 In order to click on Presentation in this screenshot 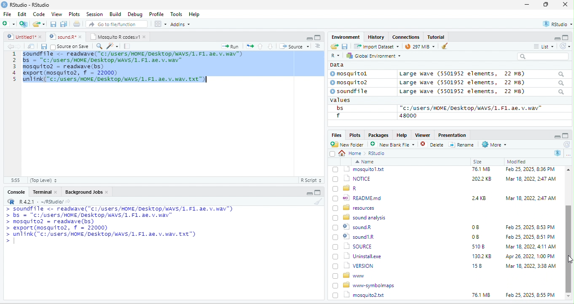, I will do `click(451, 135)`.